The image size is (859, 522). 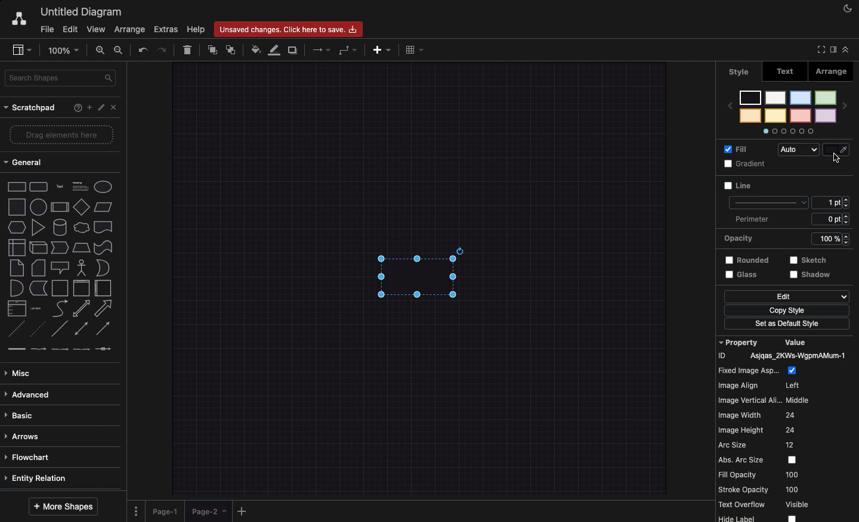 I want to click on cube, so click(x=37, y=247).